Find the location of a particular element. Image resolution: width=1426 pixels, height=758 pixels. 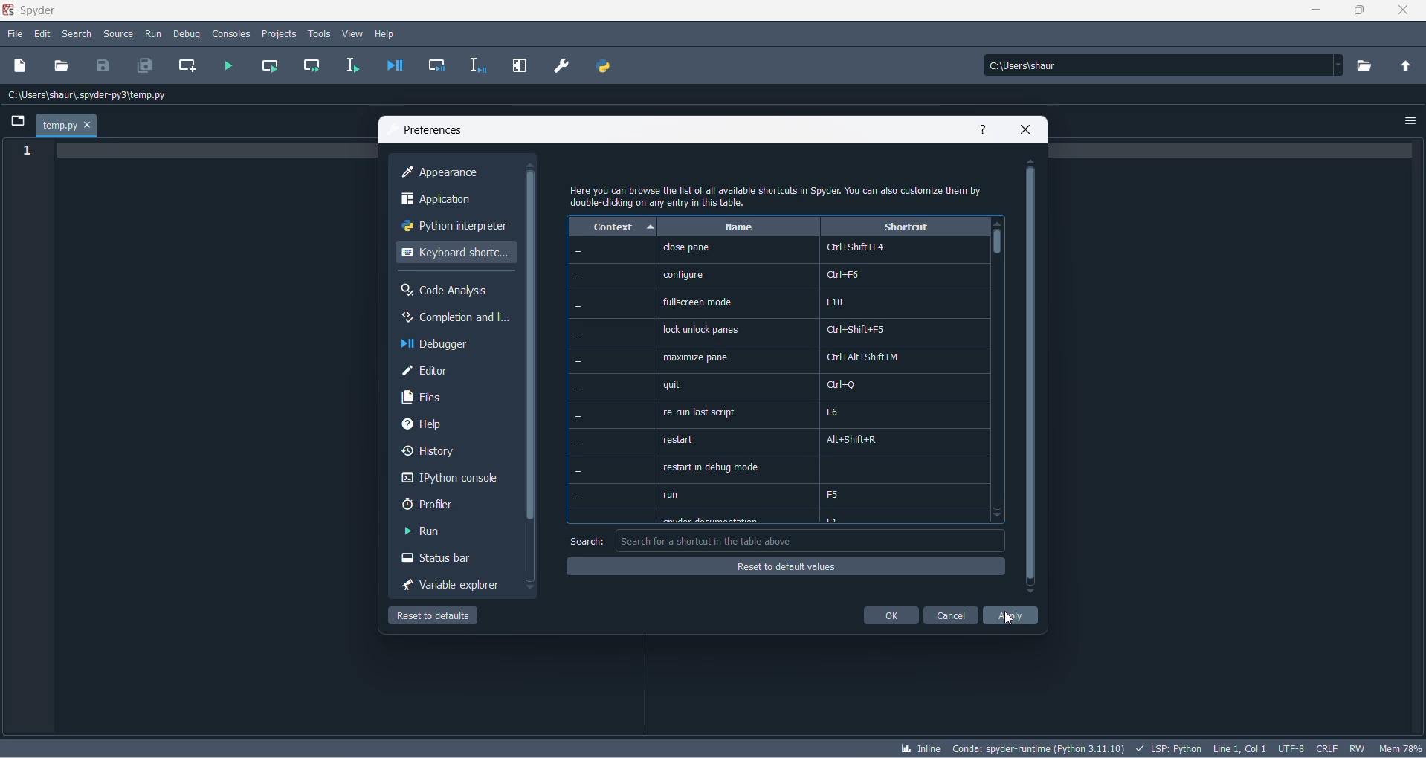

debugger is located at coordinates (456, 345).